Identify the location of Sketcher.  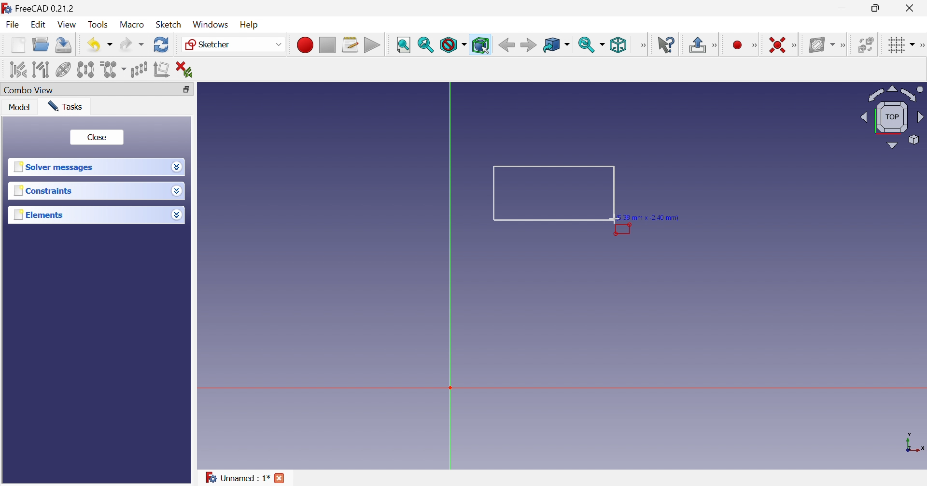
(233, 44).